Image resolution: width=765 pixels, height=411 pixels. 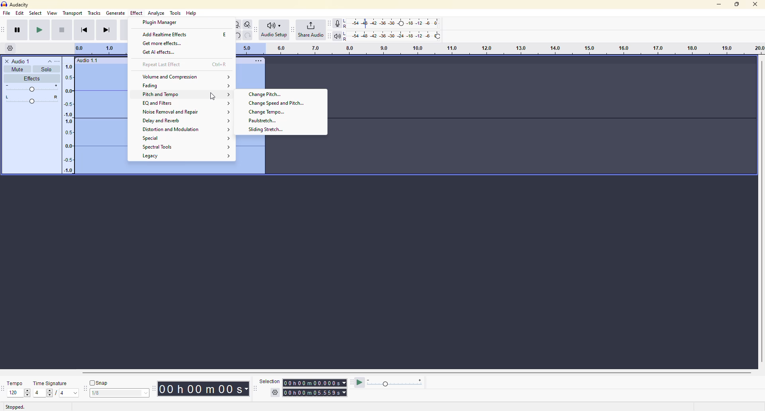 I want to click on selection, so click(x=268, y=381).